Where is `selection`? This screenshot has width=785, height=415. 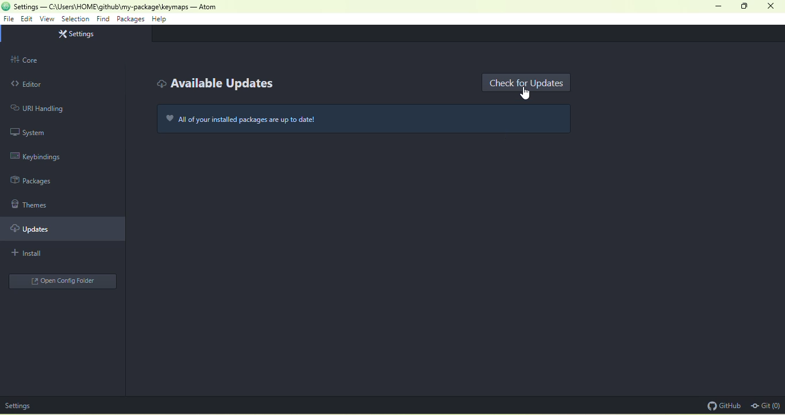 selection is located at coordinates (75, 19).